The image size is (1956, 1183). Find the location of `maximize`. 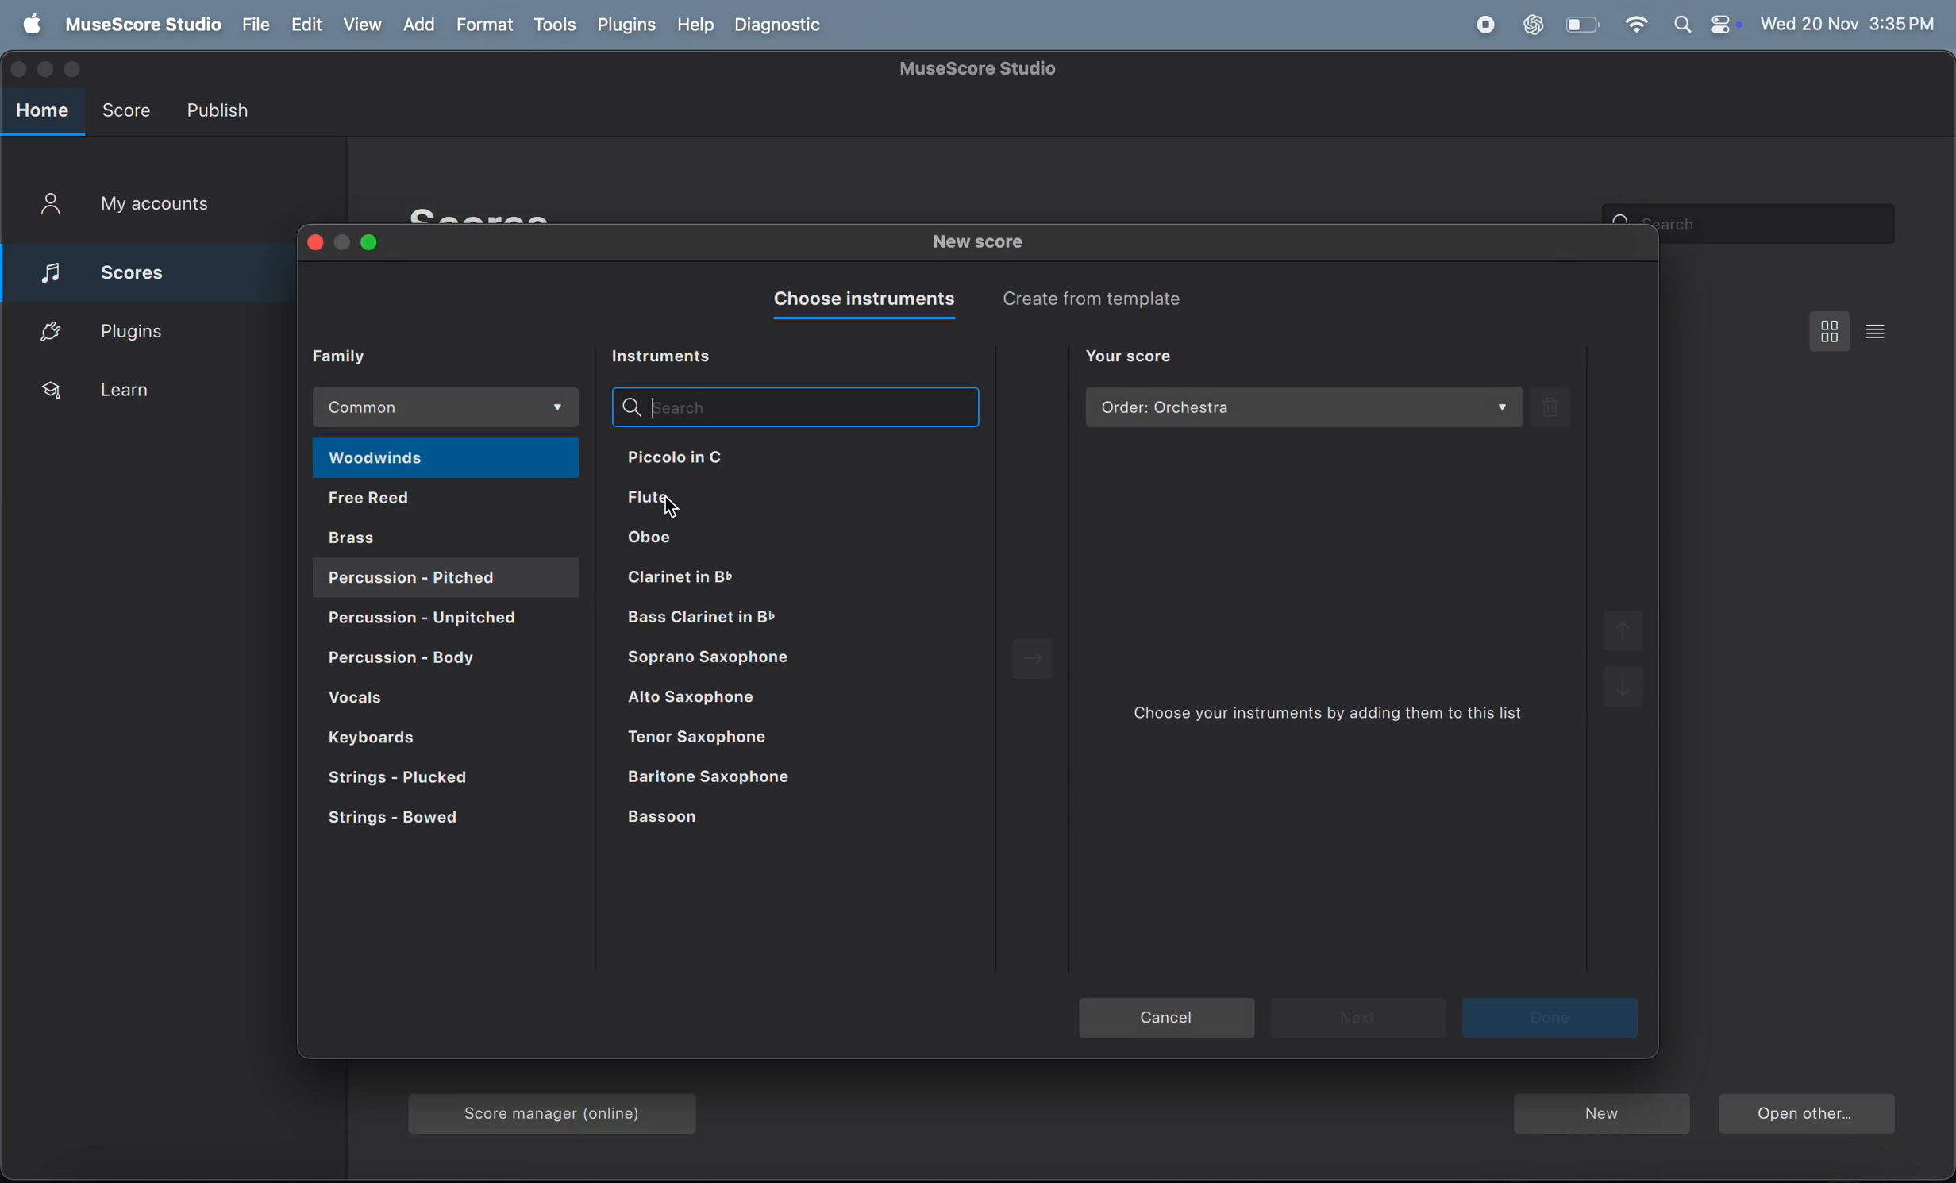

maximize is located at coordinates (372, 244).